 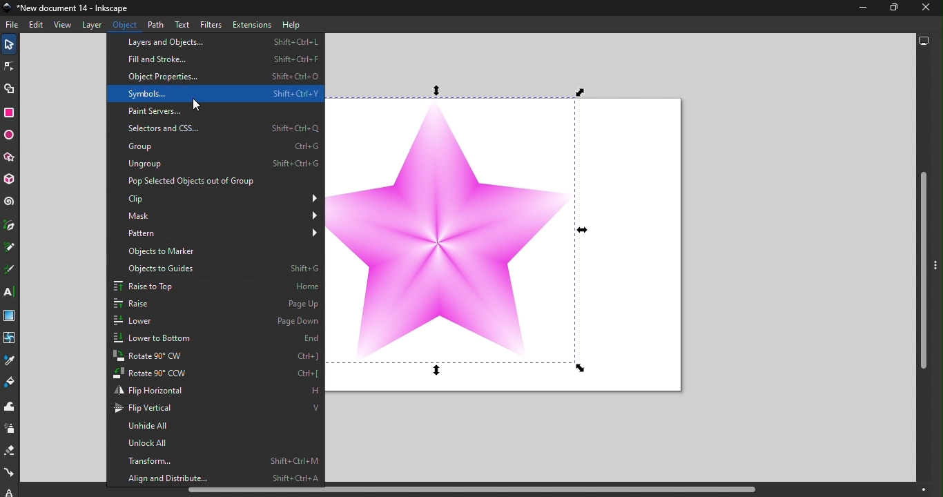 What do you see at coordinates (7, 491) in the screenshot?
I see `lpe` at bounding box center [7, 491].